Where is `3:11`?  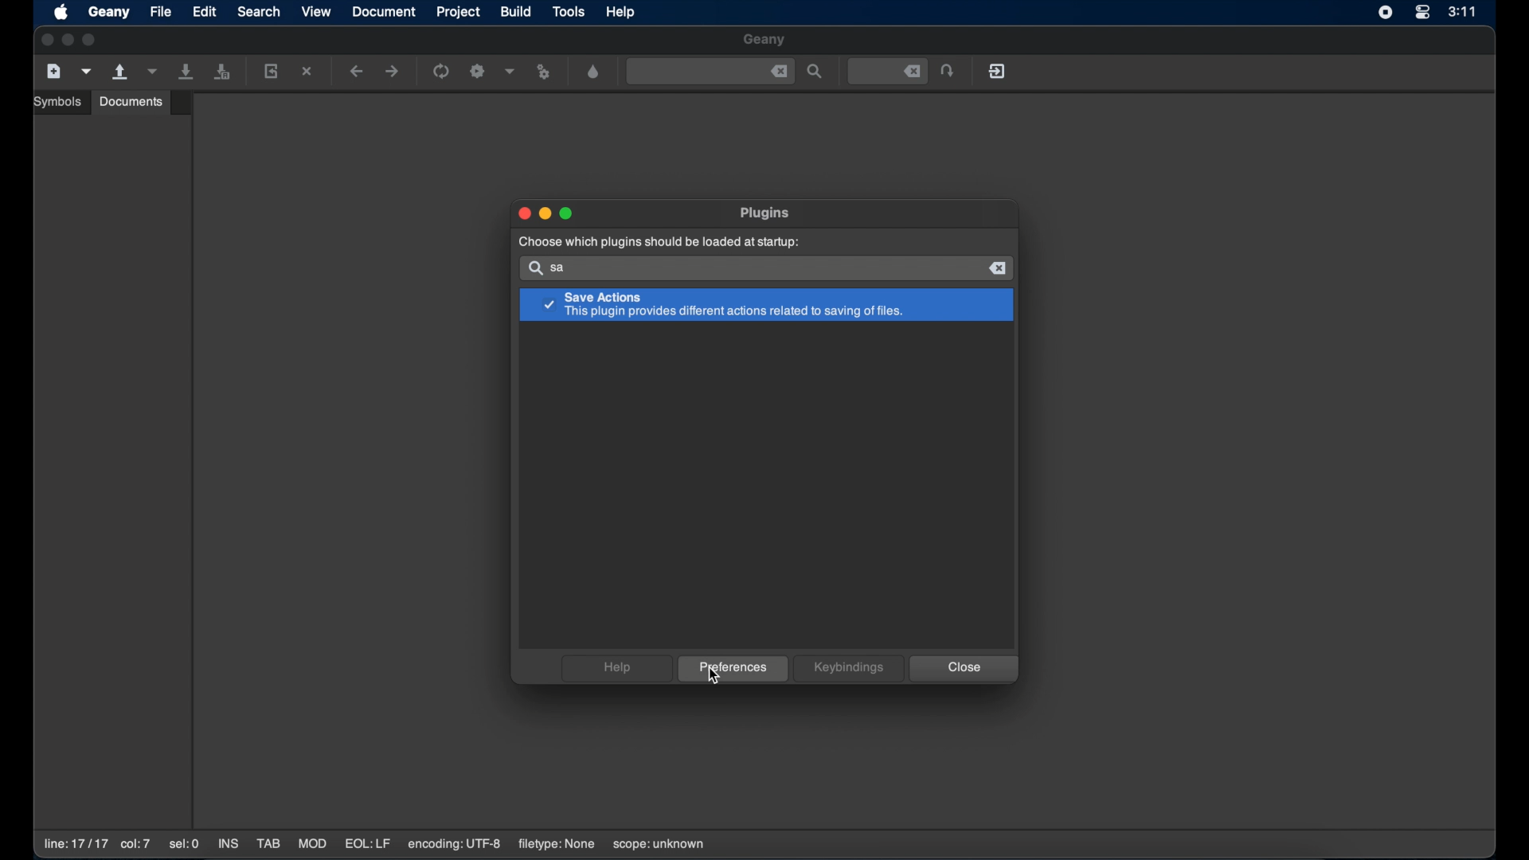
3:11 is located at coordinates (1463, 11).